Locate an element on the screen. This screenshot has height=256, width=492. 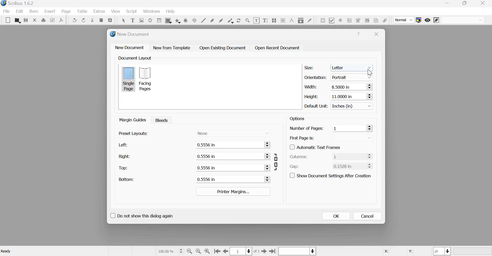
extras is located at coordinates (99, 11).